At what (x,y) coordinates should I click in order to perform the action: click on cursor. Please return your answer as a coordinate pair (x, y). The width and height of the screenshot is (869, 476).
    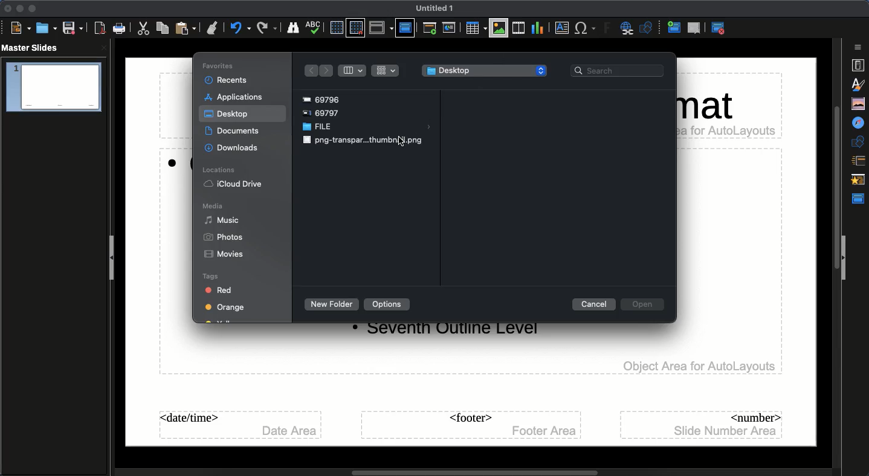
    Looking at the image, I should click on (405, 145).